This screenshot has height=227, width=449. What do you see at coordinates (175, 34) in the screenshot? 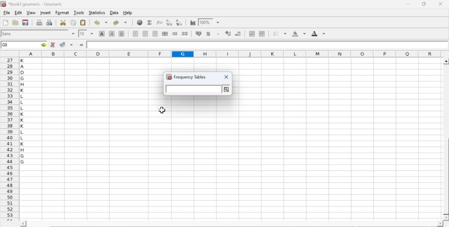
I see `merge a range of cells` at bounding box center [175, 34].